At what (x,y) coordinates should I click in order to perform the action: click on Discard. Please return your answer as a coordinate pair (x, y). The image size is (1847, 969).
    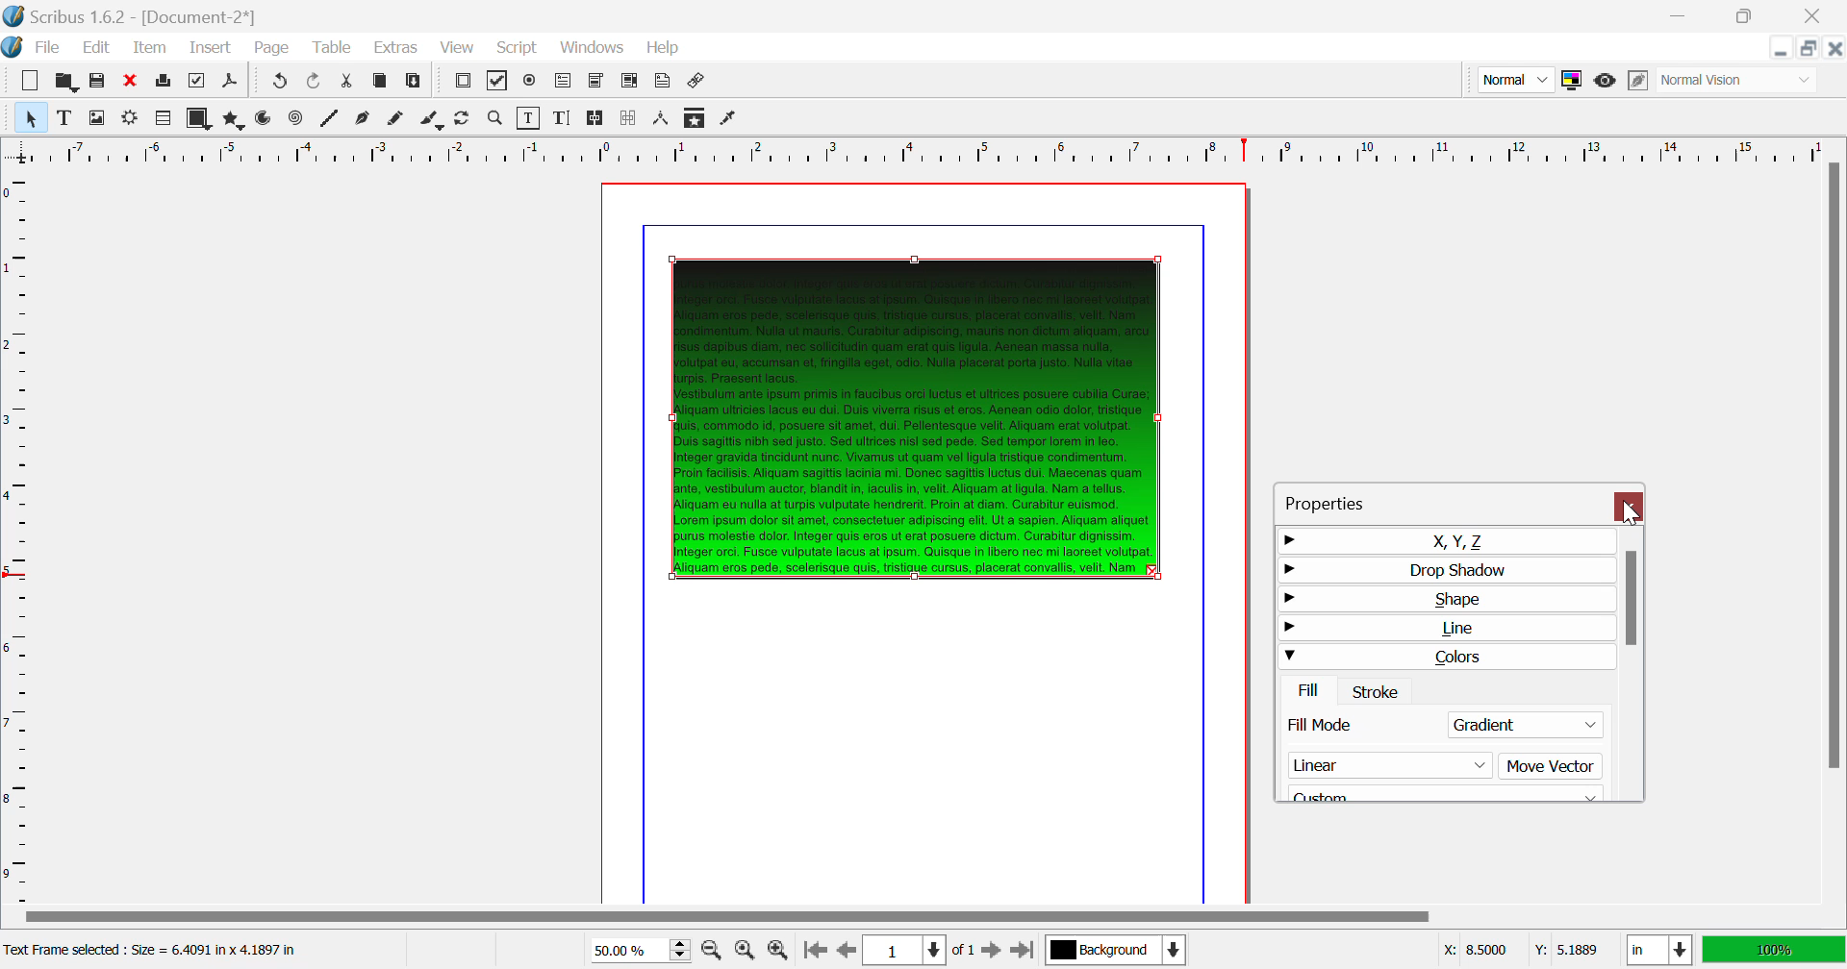
    Looking at the image, I should click on (131, 81).